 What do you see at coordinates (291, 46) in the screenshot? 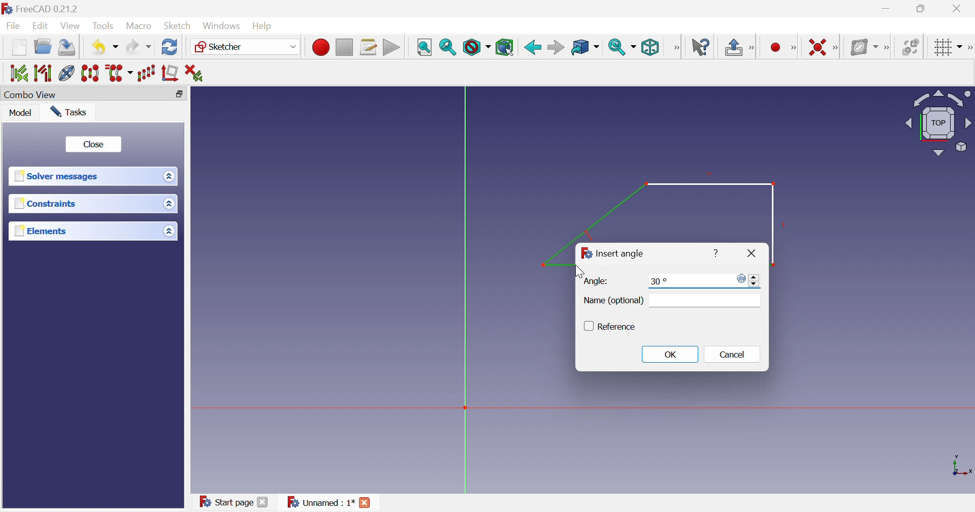
I see `Drop Down` at bounding box center [291, 46].